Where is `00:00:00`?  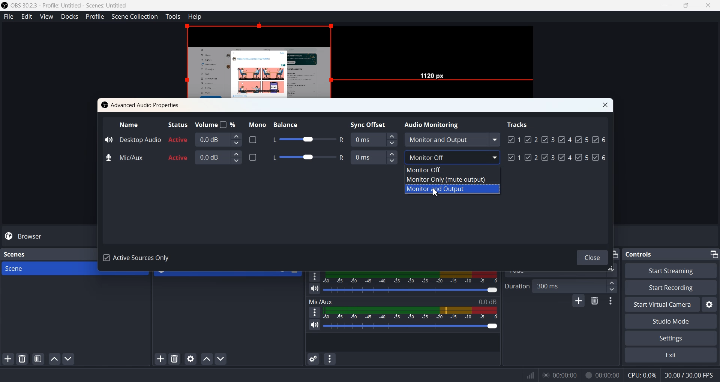
00:00:00 is located at coordinates (603, 374).